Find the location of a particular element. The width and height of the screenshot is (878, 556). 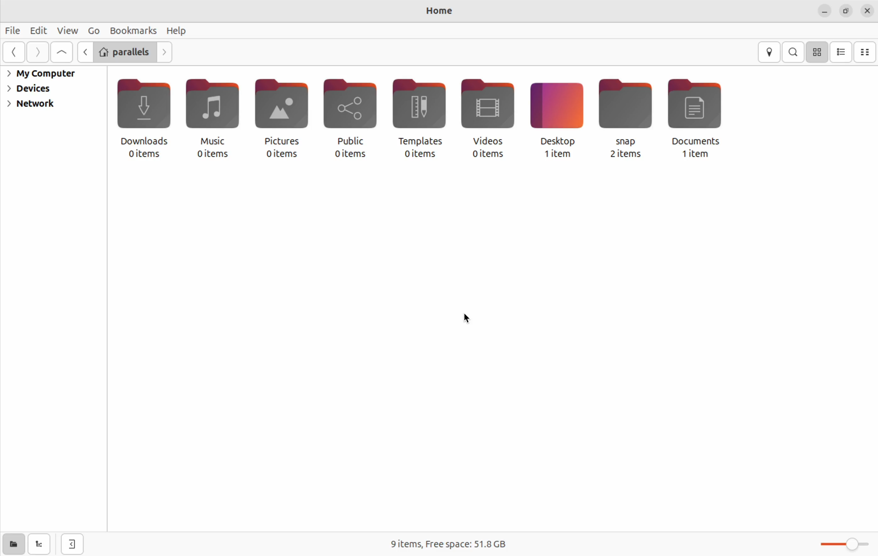

icon view is located at coordinates (818, 52).